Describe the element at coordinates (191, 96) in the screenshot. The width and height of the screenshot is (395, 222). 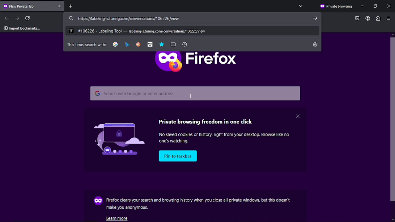
I see `cursor` at that location.